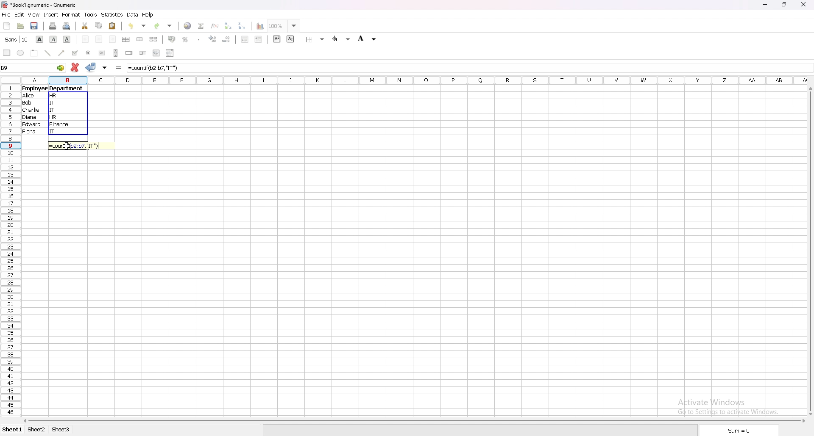 This screenshot has width=814, height=436. I want to click on centre, so click(99, 39).